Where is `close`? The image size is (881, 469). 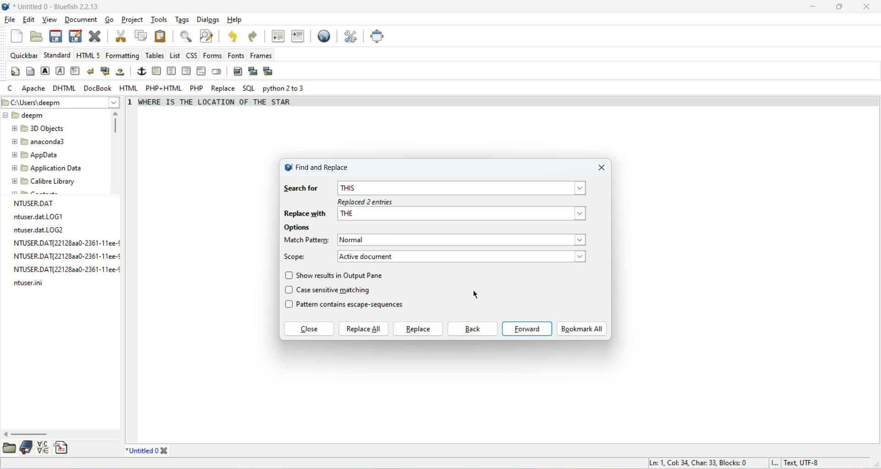 close is located at coordinates (164, 451).